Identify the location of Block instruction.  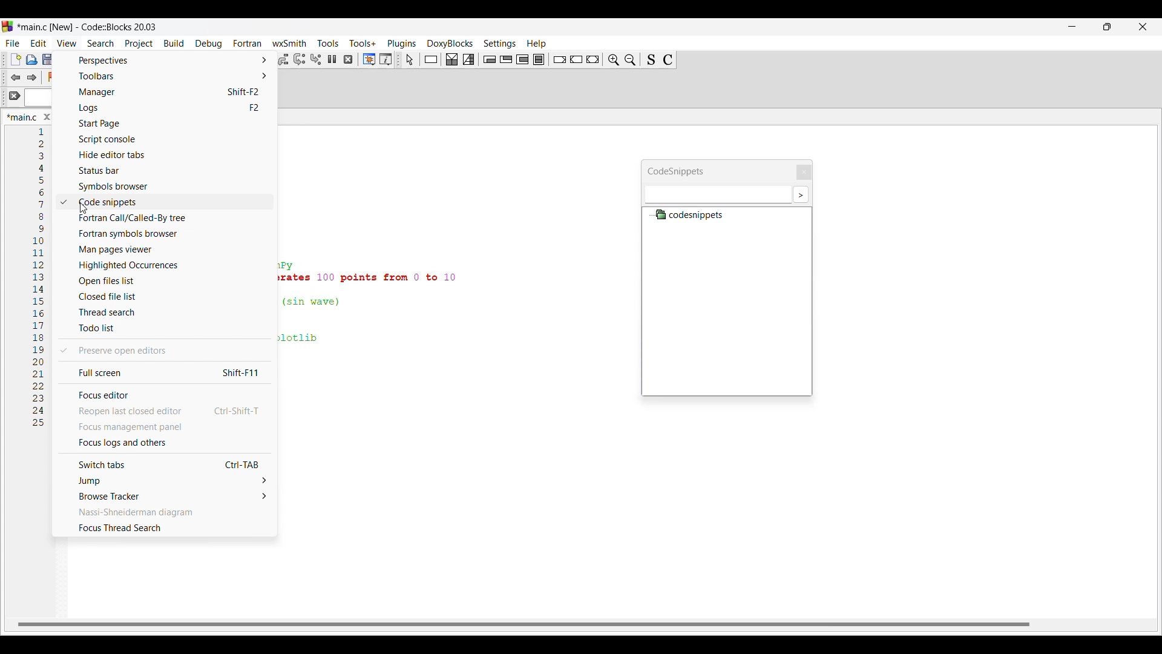
(539, 59).